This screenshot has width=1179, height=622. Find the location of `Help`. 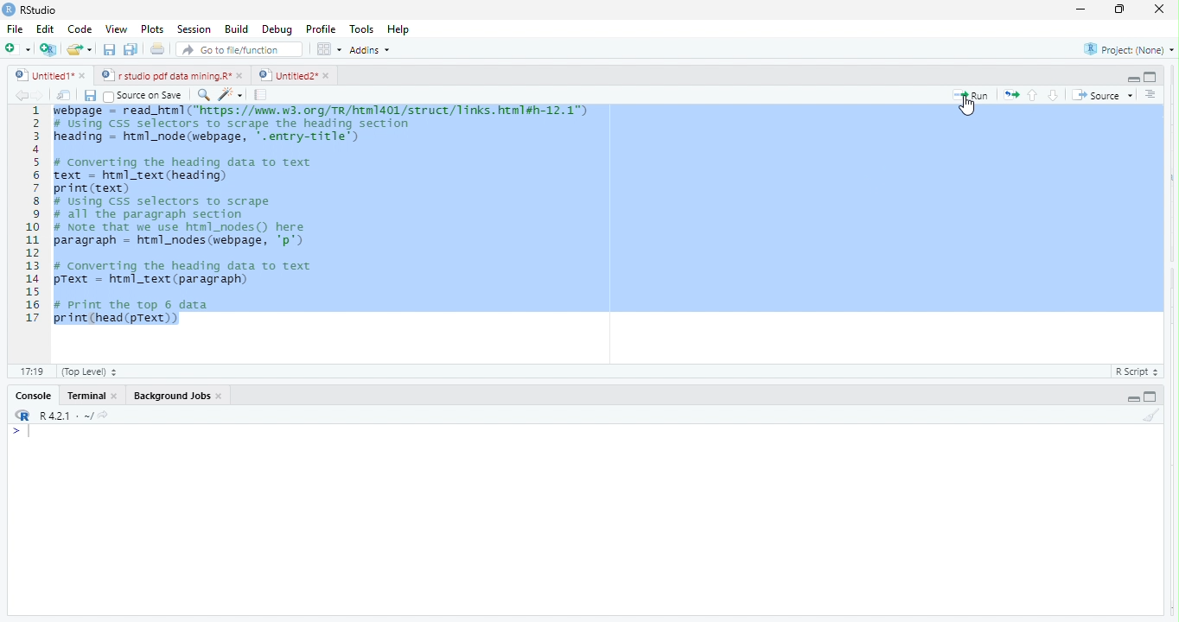

Help is located at coordinates (399, 29).